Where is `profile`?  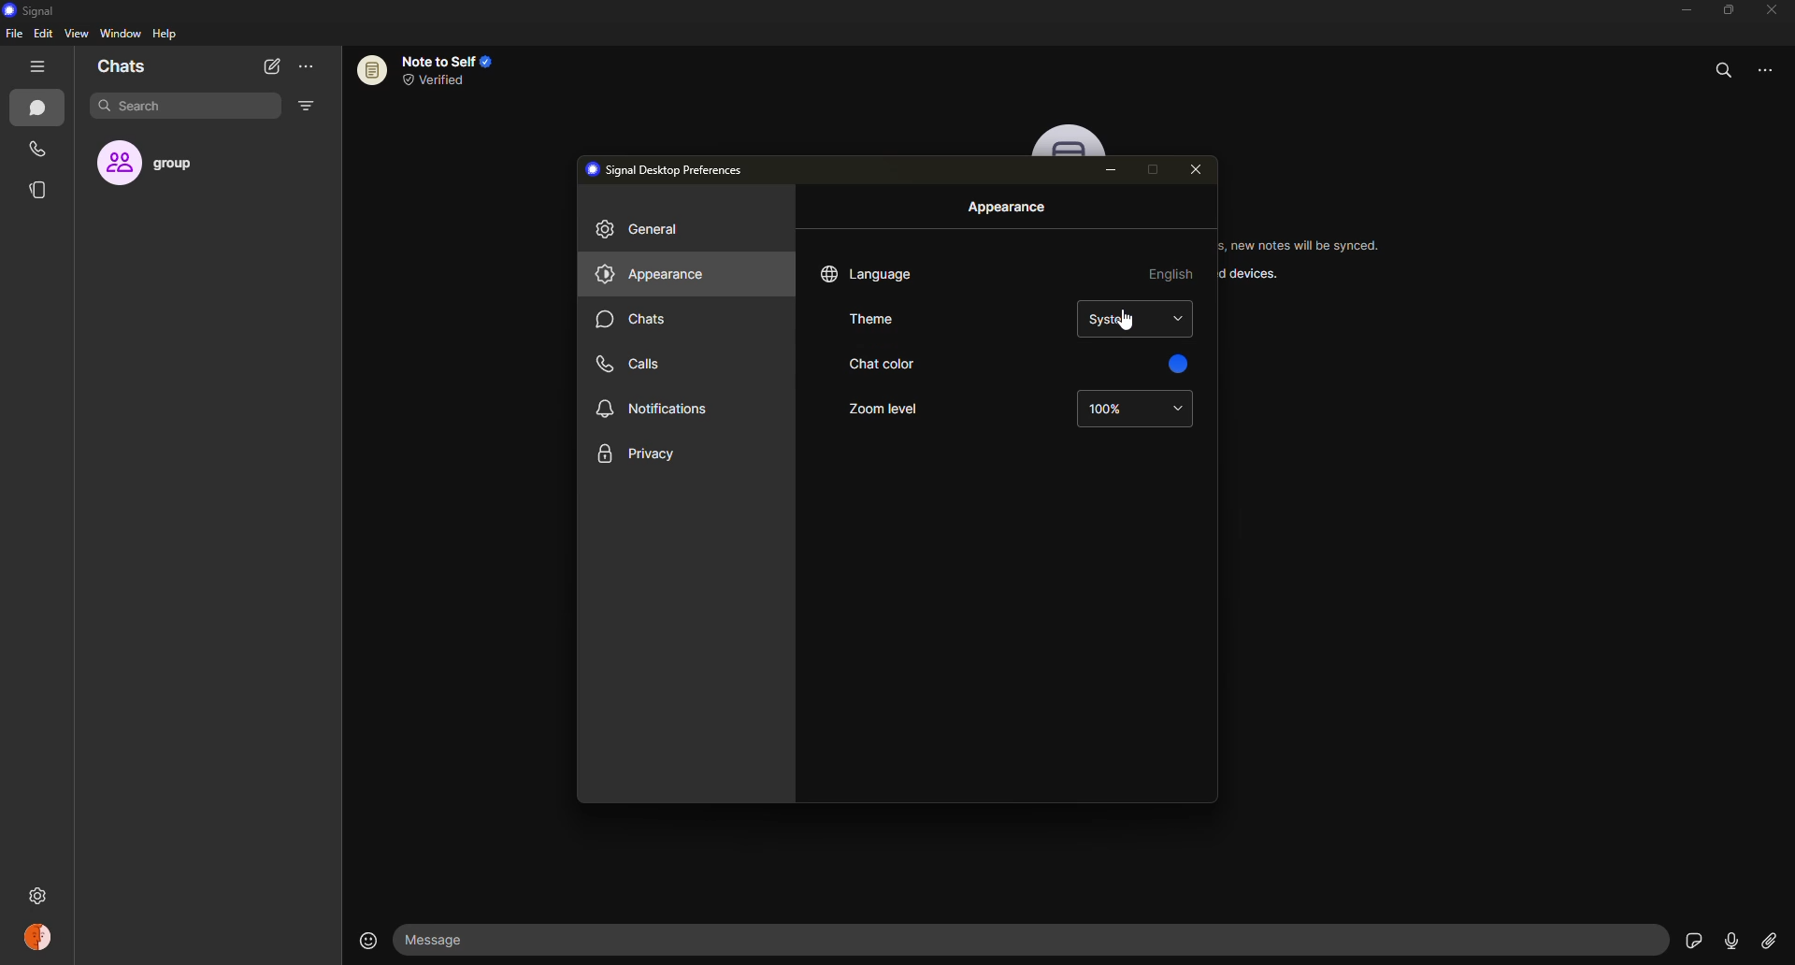
profile is located at coordinates (36, 936).